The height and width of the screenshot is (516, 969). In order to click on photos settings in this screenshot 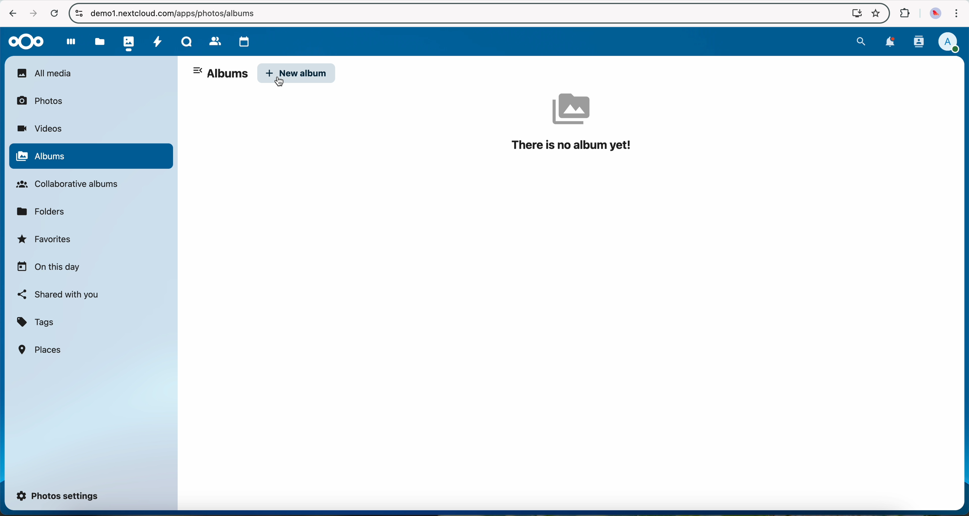, I will do `click(58, 495)`.